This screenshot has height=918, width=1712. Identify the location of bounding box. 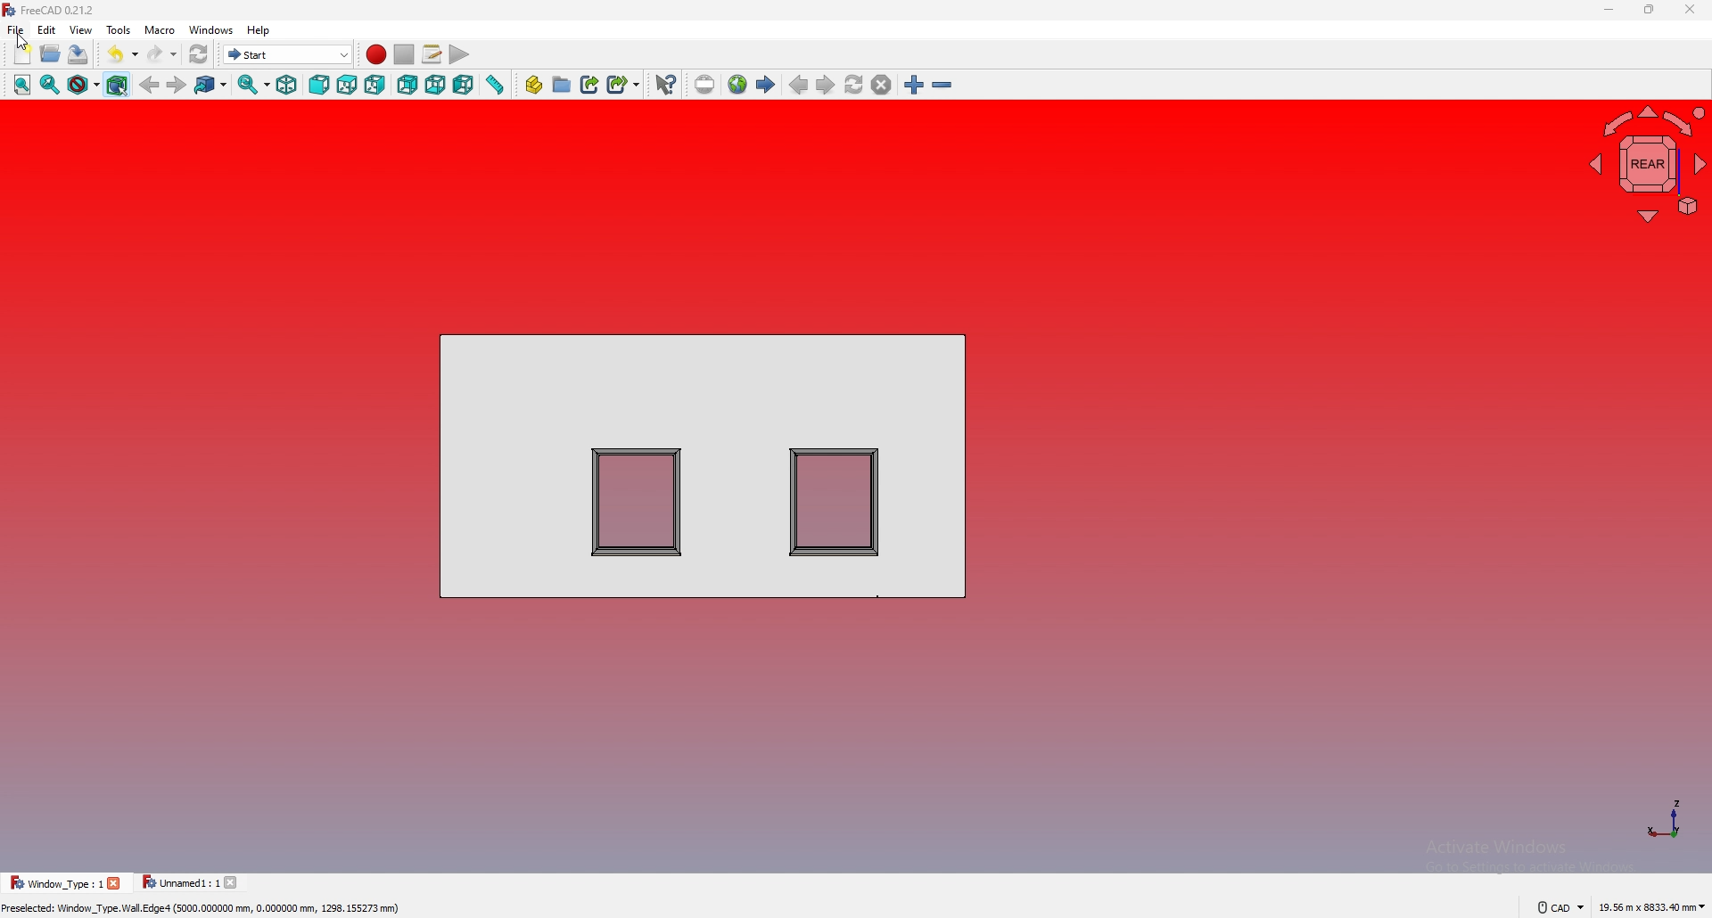
(117, 86).